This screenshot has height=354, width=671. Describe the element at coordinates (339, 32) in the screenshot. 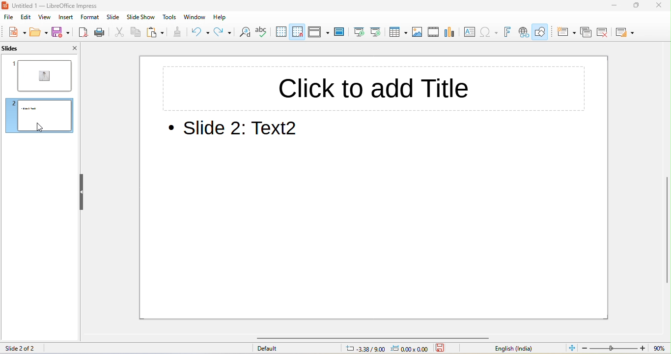

I see `master slide` at that location.